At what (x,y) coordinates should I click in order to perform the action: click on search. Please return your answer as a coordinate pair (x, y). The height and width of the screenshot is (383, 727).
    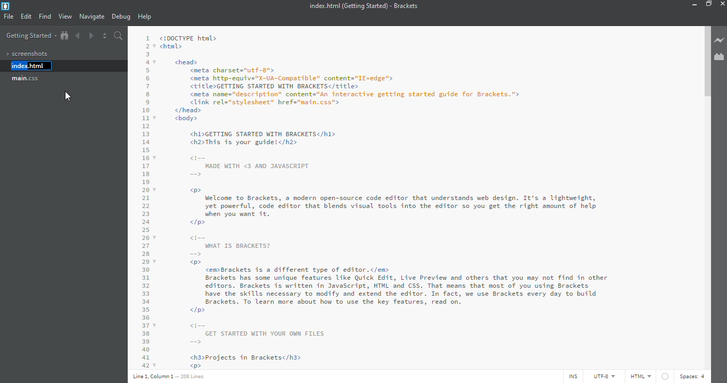
    Looking at the image, I should click on (119, 36).